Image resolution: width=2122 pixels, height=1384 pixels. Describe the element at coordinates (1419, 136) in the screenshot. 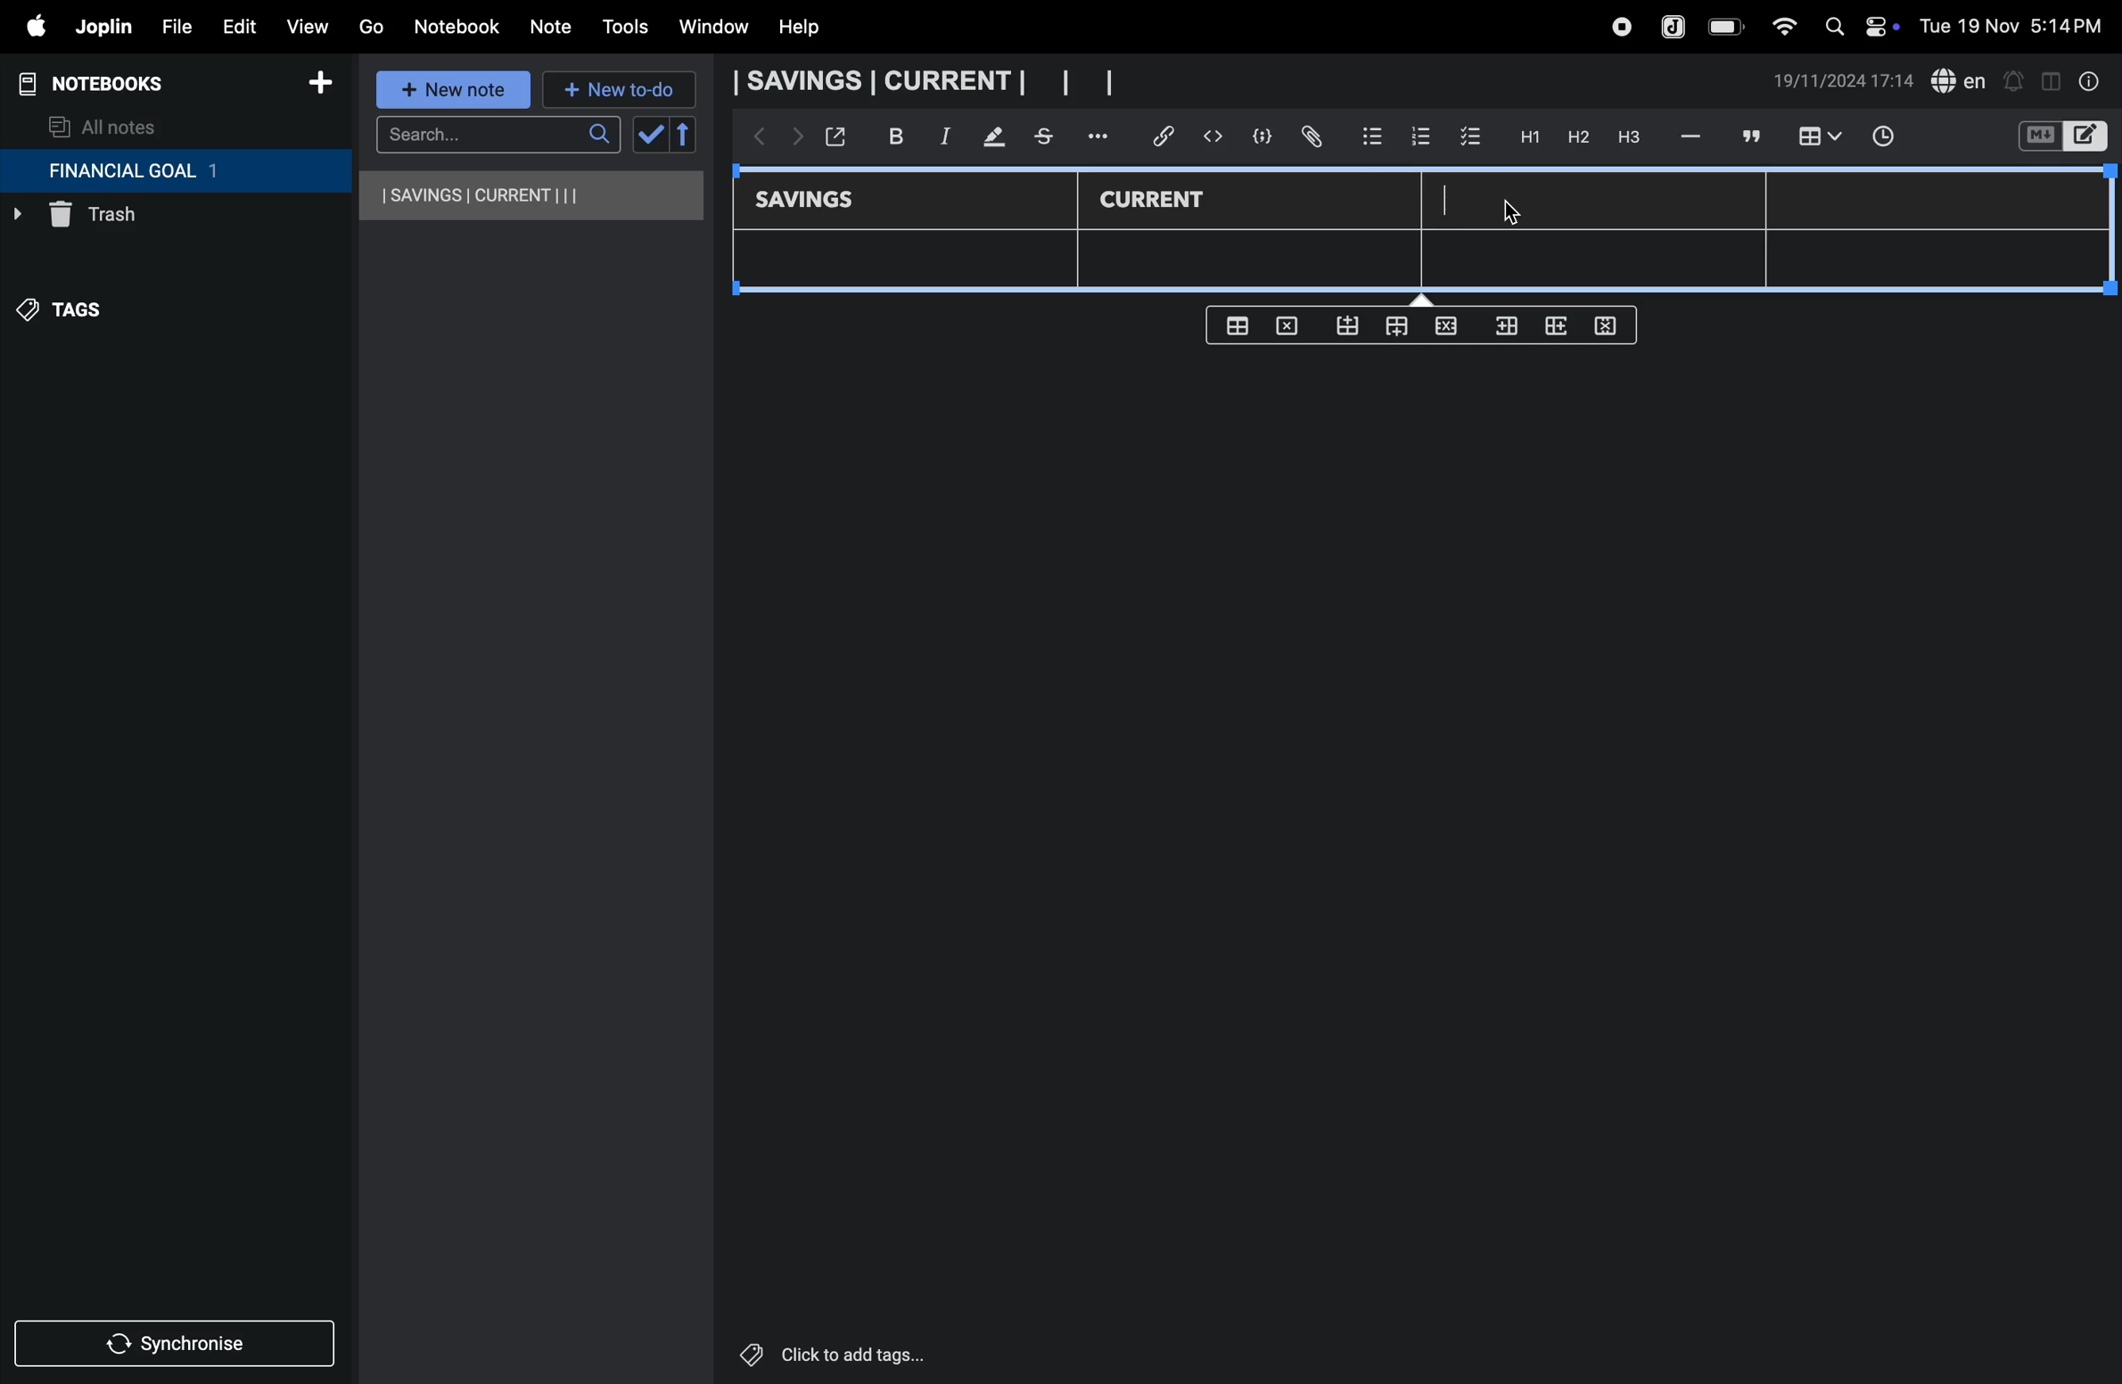

I see `numbered list` at that location.